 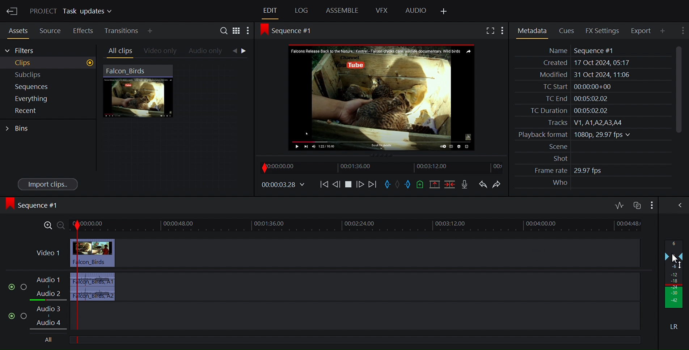 I want to click on Edit, so click(x=269, y=10).